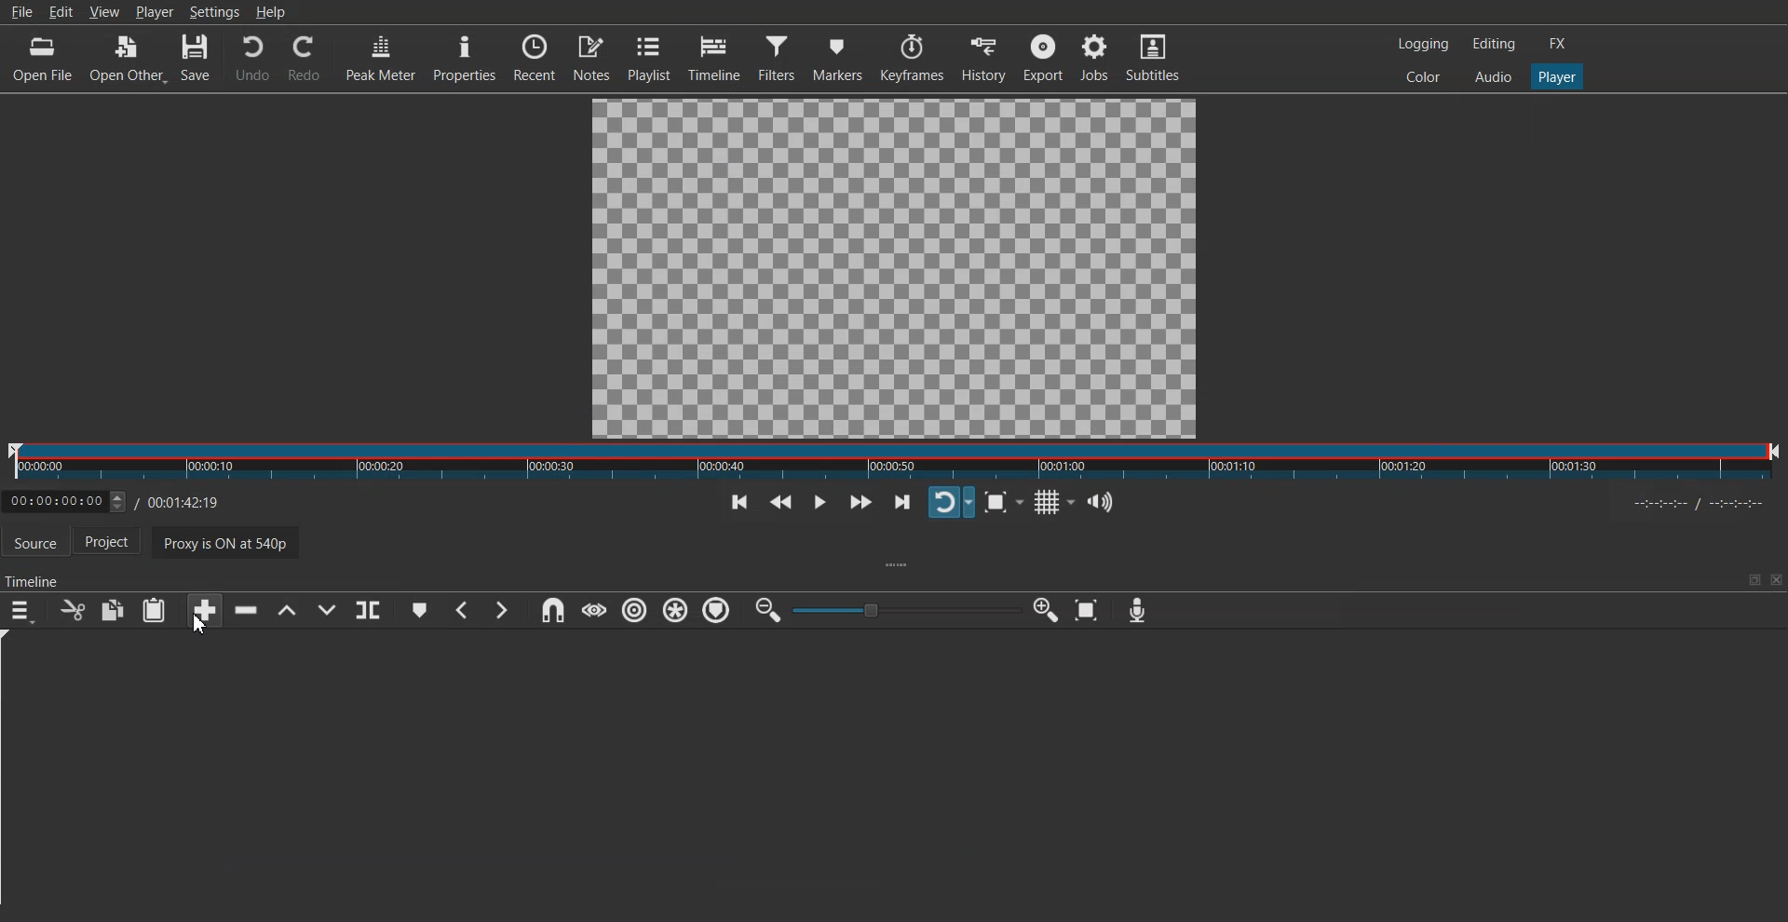  Describe the element at coordinates (718, 611) in the screenshot. I see `Ripple Tracks` at that location.